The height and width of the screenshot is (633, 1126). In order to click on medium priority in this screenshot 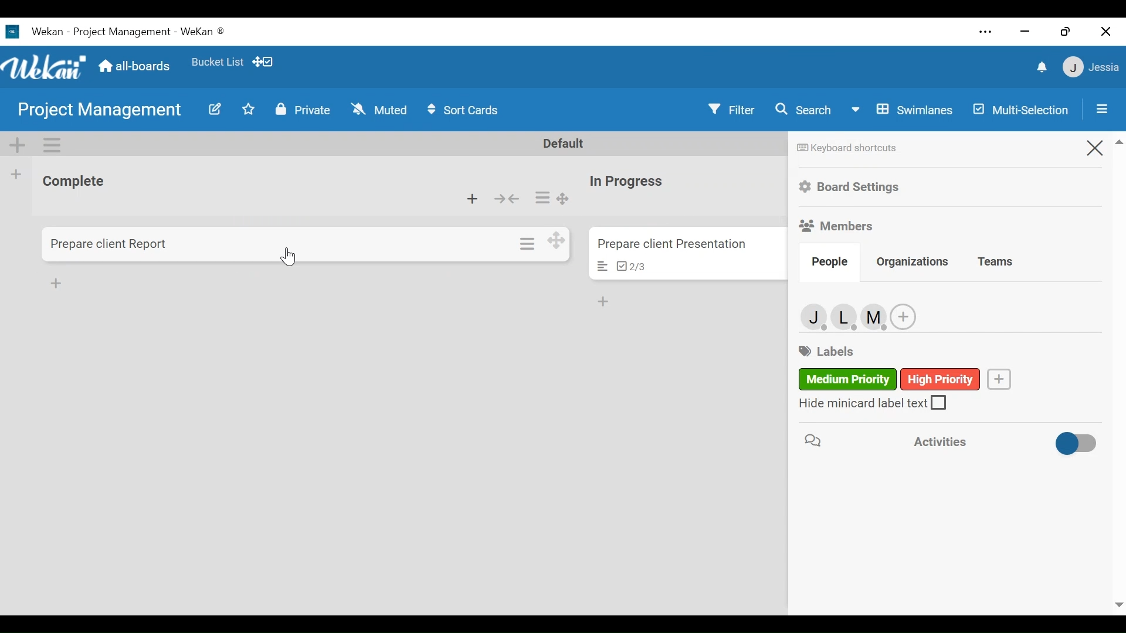, I will do `click(847, 379)`.